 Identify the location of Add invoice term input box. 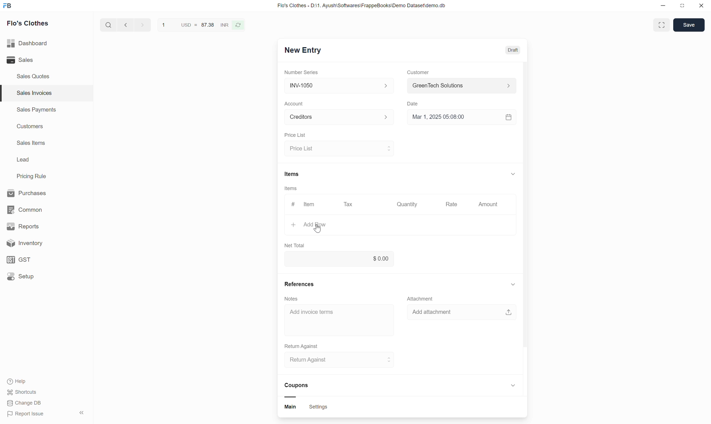
(336, 316).